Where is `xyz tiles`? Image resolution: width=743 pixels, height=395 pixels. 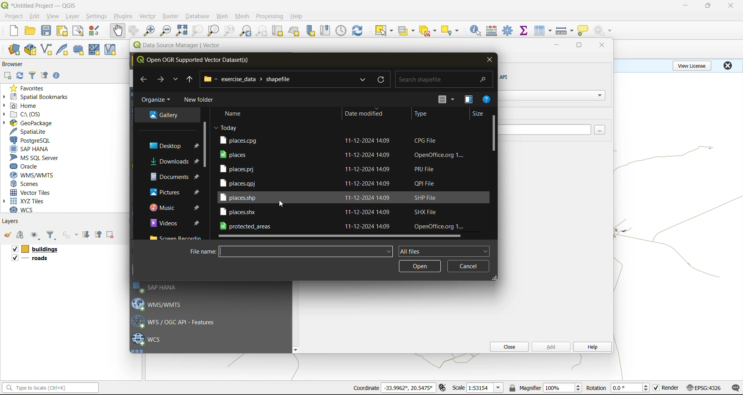
xyz tiles is located at coordinates (28, 201).